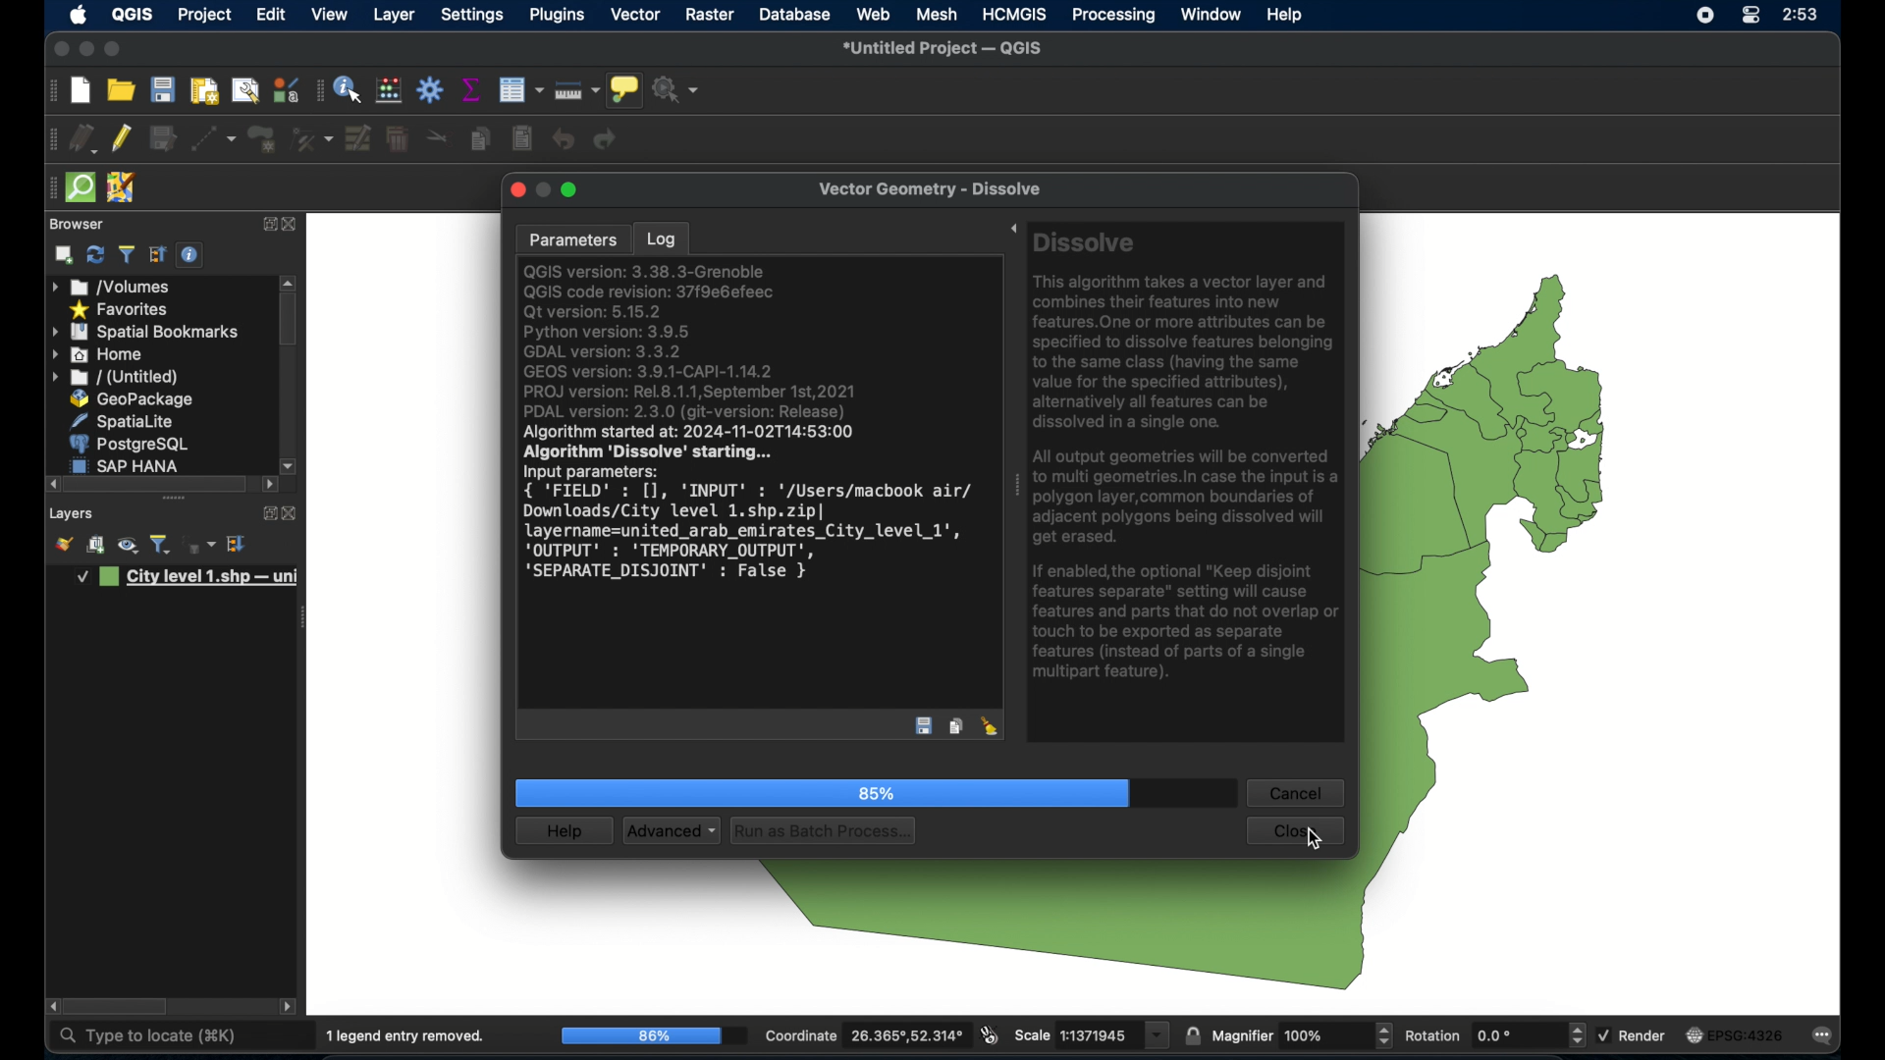 The width and height of the screenshot is (1885, 1060). What do you see at coordinates (53, 139) in the screenshot?
I see `digitizing toolbar` at bounding box center [53, 139].